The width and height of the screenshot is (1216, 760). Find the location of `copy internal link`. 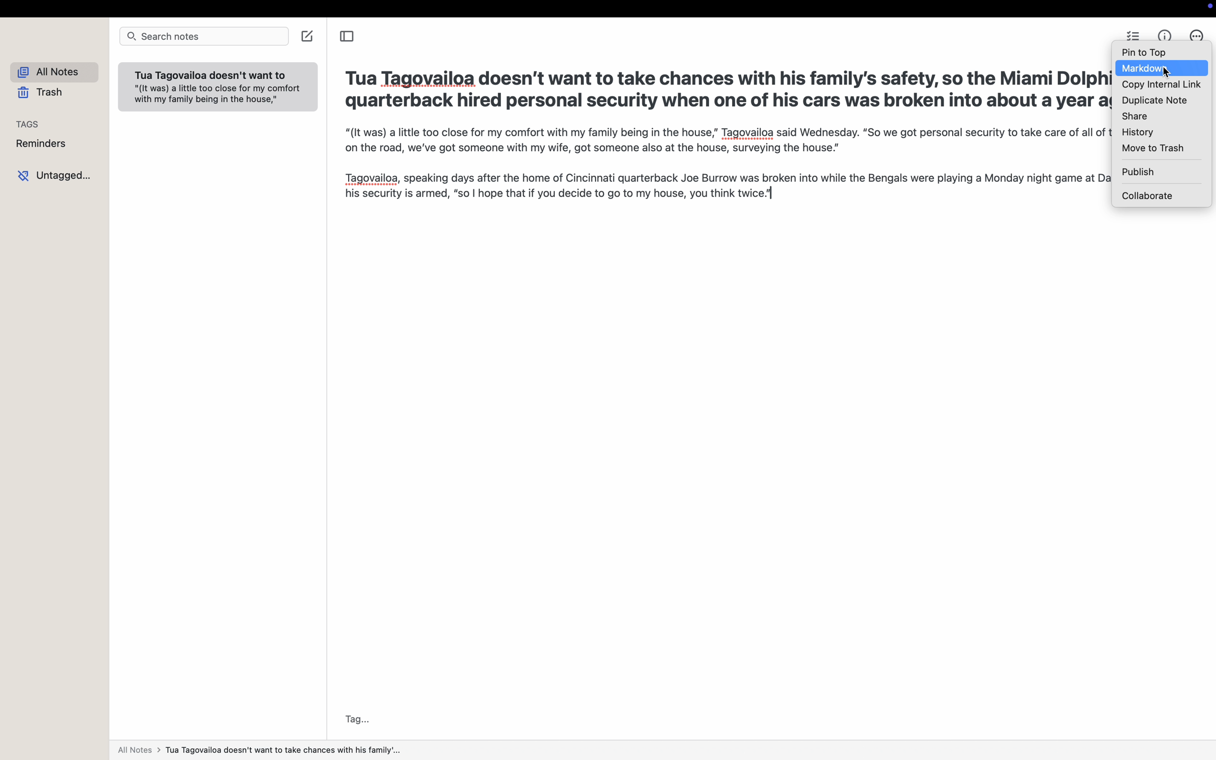

copy internal link is located at coordinates (1160, 85).